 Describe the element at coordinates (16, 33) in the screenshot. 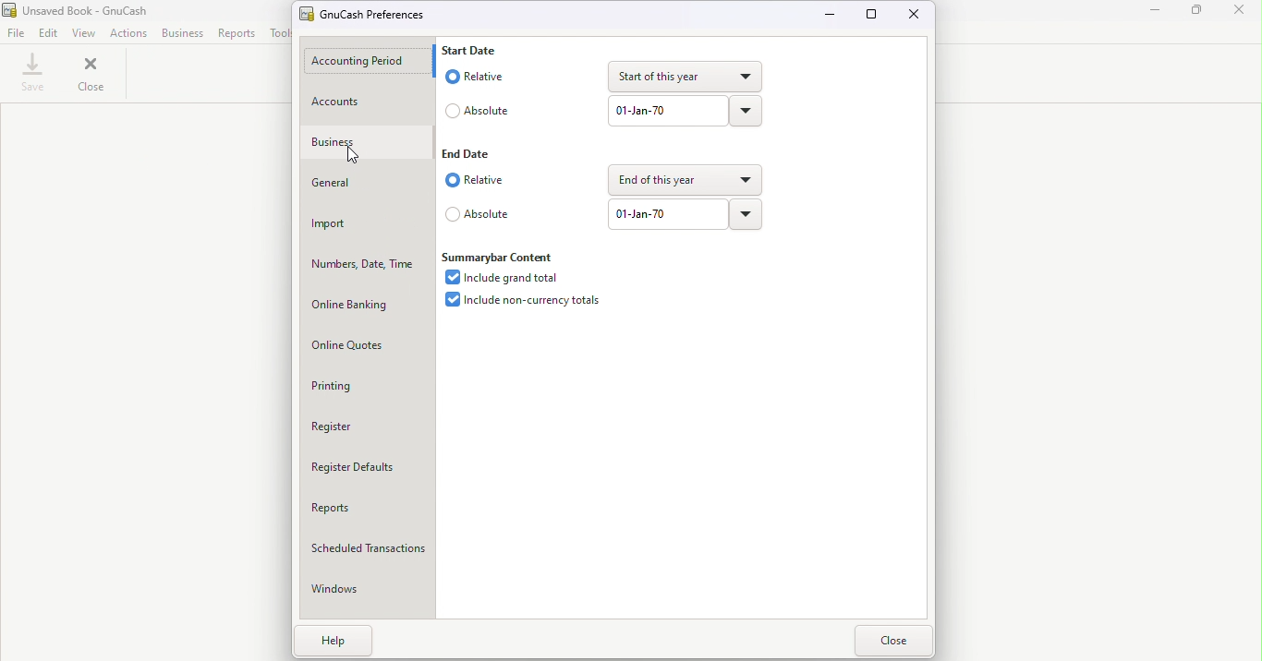

I see `File` at that location.